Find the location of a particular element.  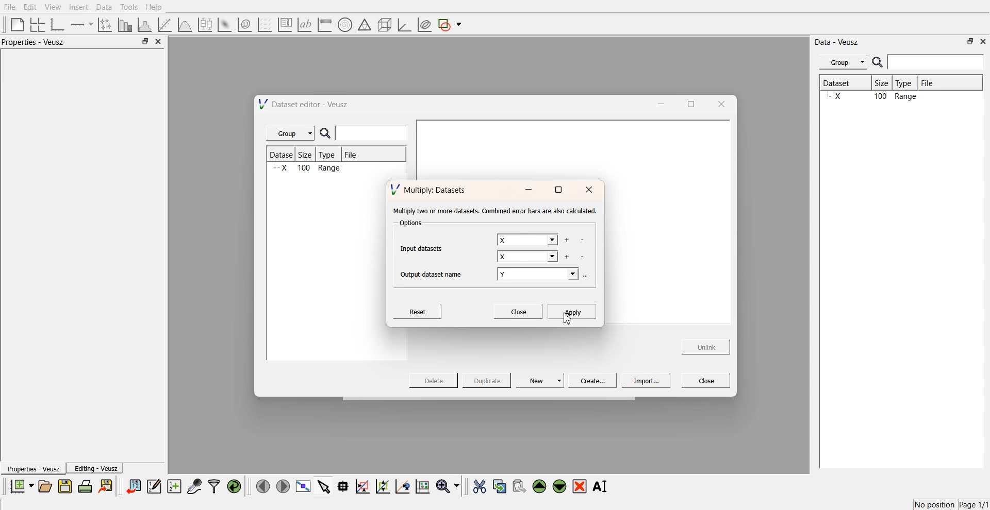

Input datasets is located at coordinates (424, 247).